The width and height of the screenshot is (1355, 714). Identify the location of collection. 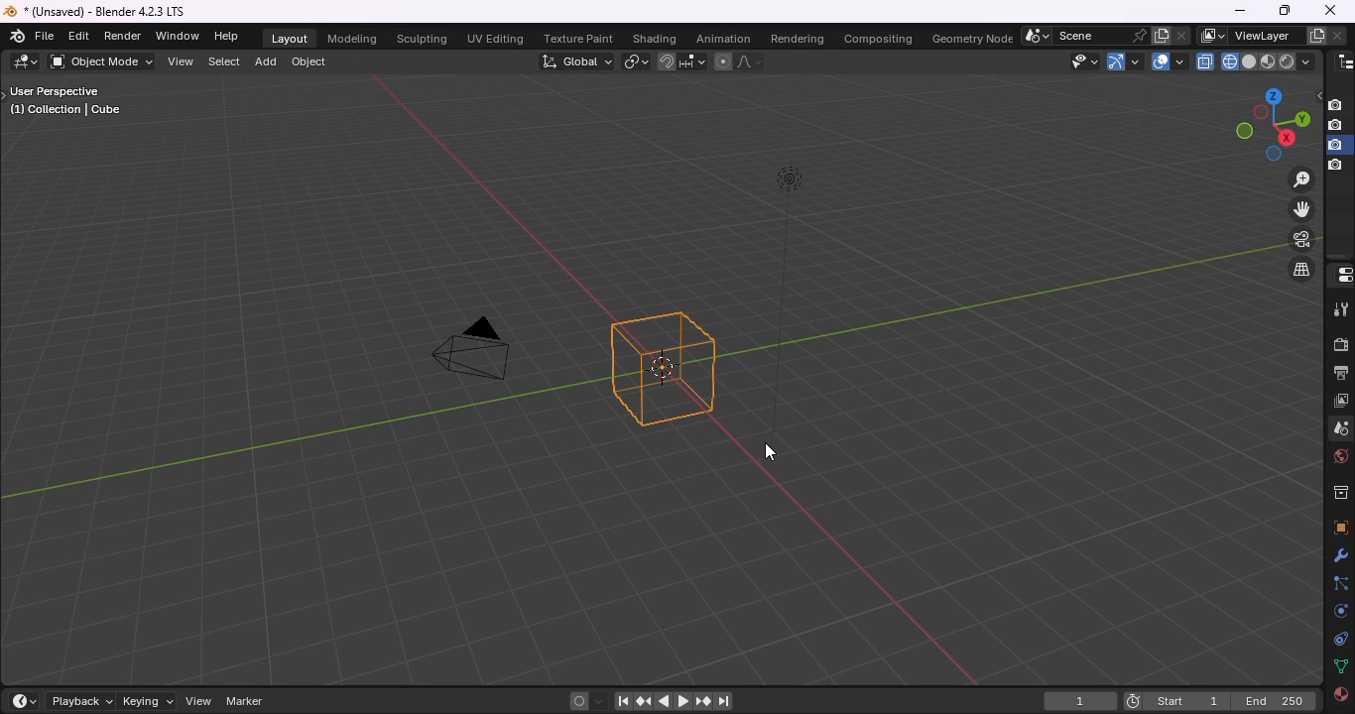
(1339, 491).